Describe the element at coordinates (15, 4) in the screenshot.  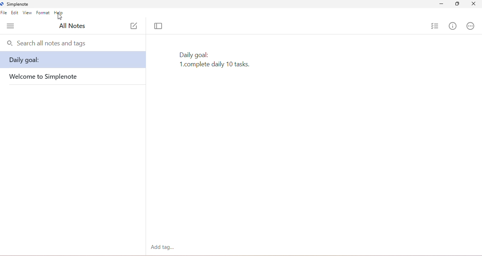
I see `simplenote` at that location.